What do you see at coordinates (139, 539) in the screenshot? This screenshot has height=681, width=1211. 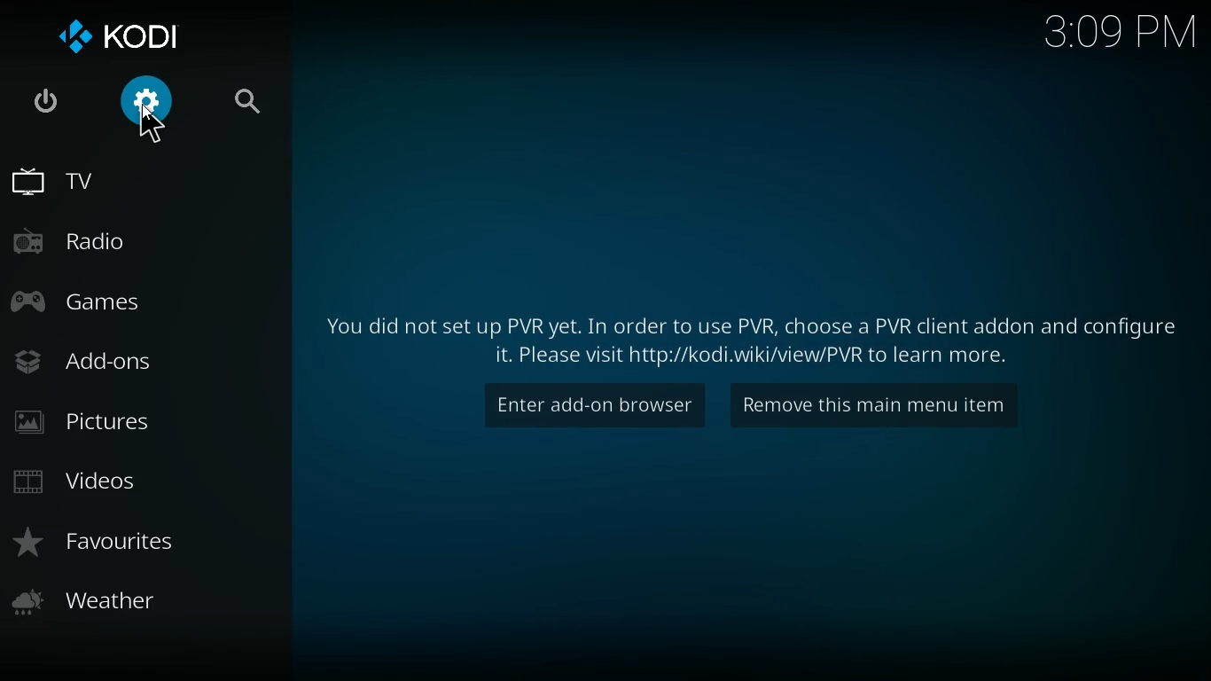 I see `favourites` at bounding box center [139, 539].